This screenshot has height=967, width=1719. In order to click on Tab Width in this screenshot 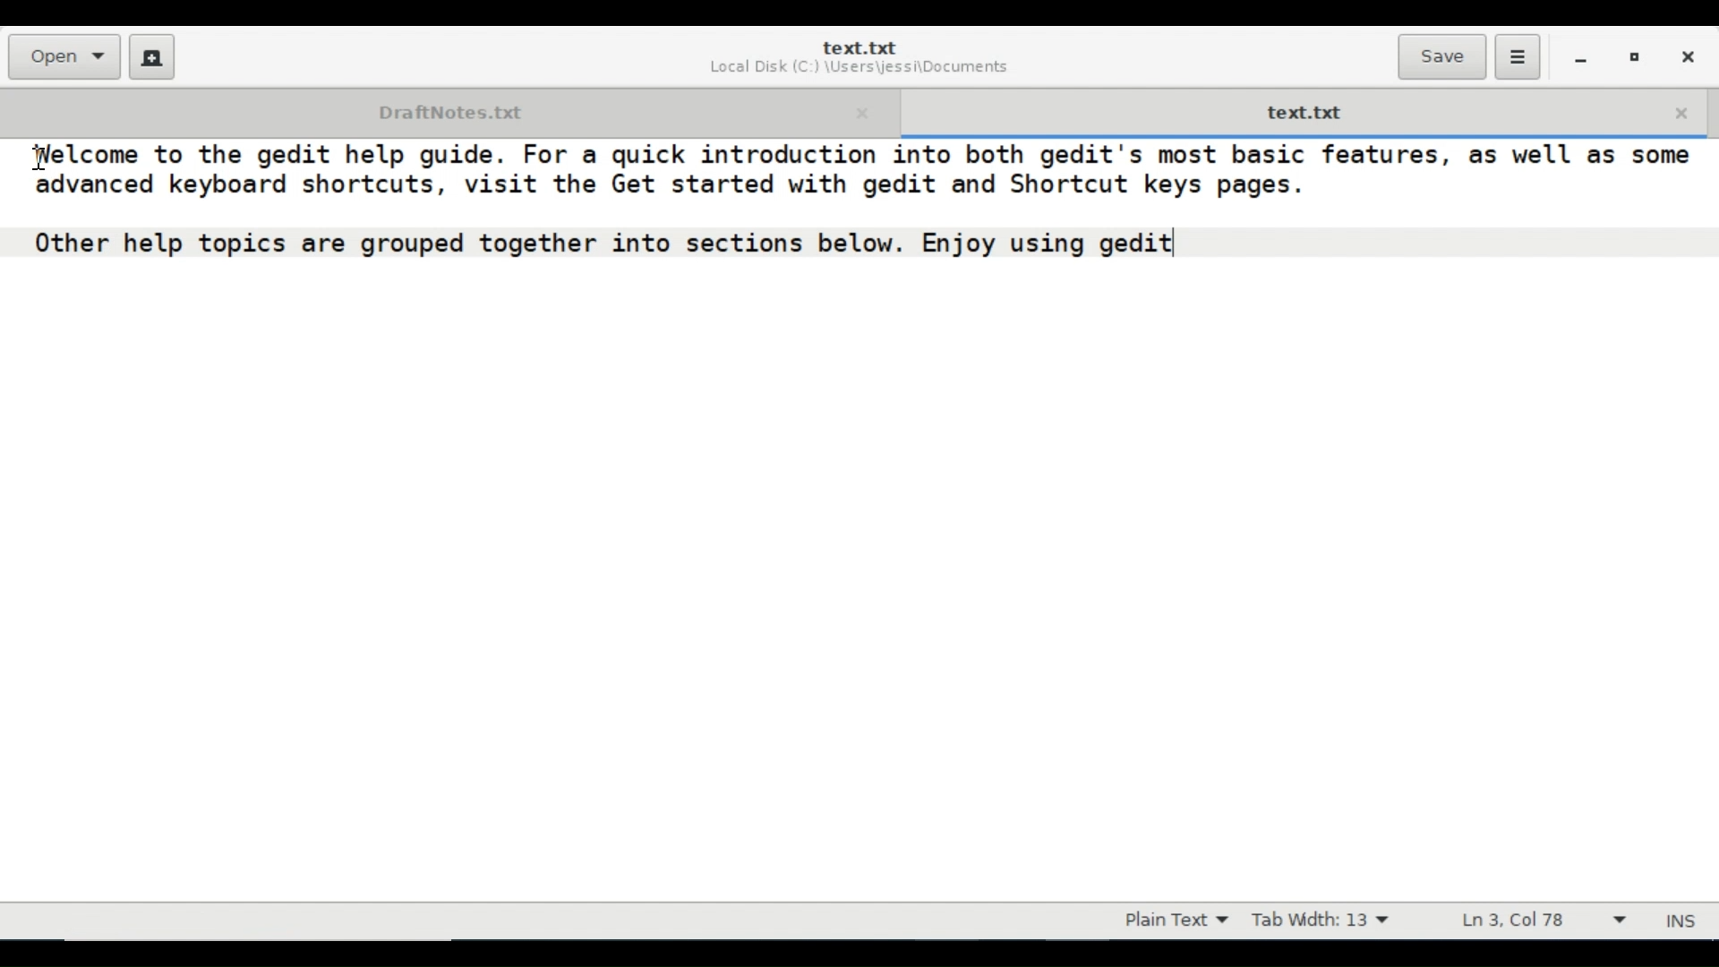, I will do `click(1320, 920)`.